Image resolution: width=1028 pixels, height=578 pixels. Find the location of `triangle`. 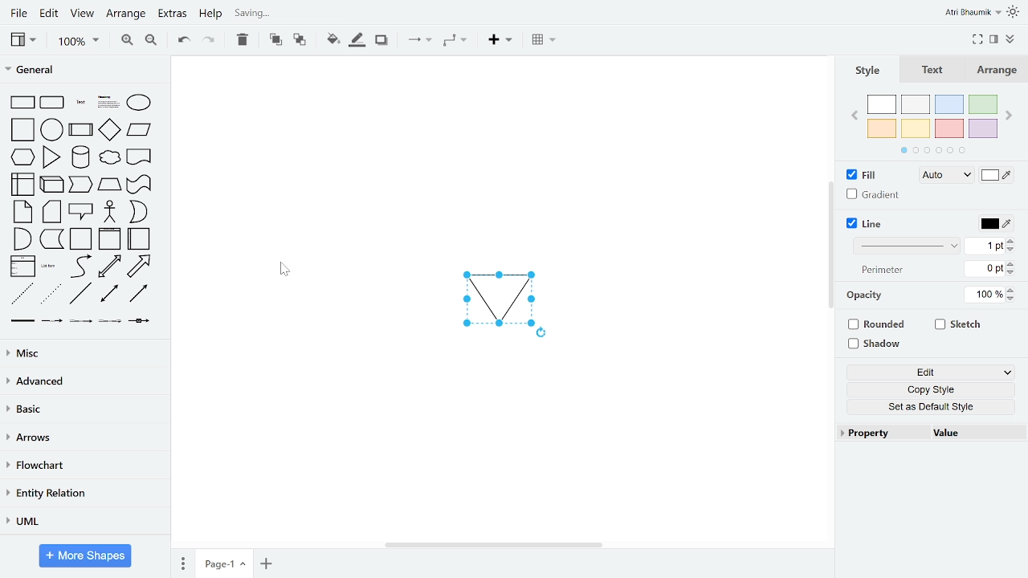

triangle is located at coordinates (53, 157).